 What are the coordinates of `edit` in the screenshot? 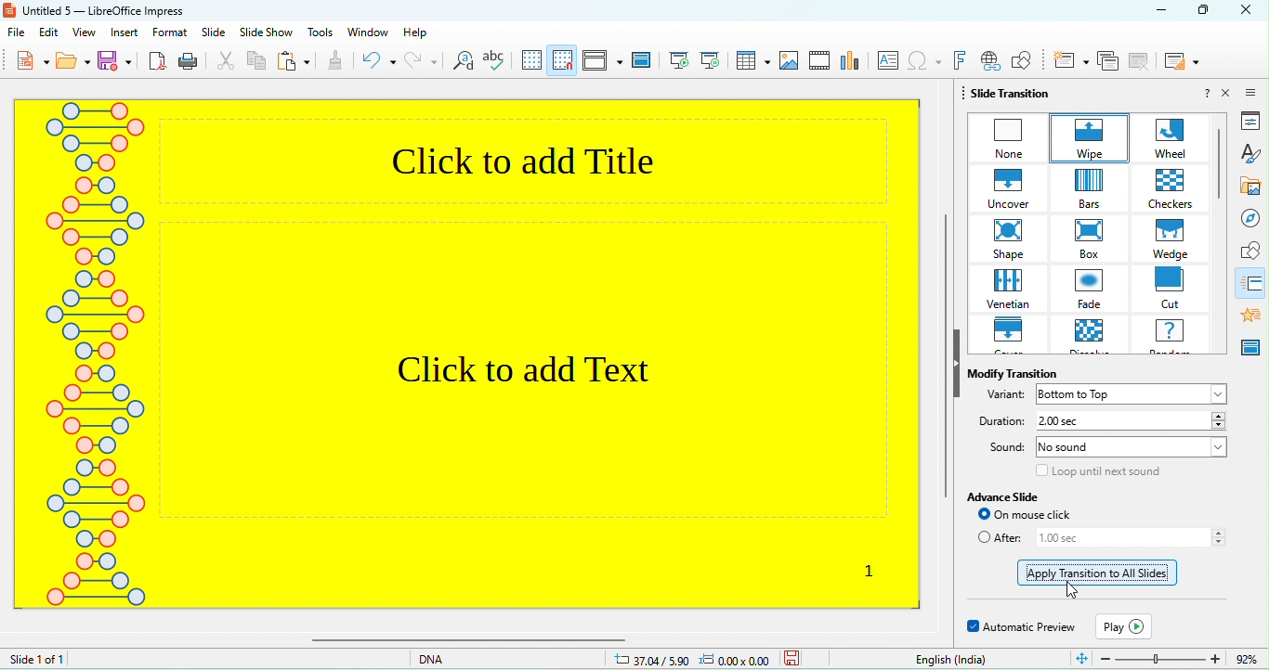 It's located at (48, 34).